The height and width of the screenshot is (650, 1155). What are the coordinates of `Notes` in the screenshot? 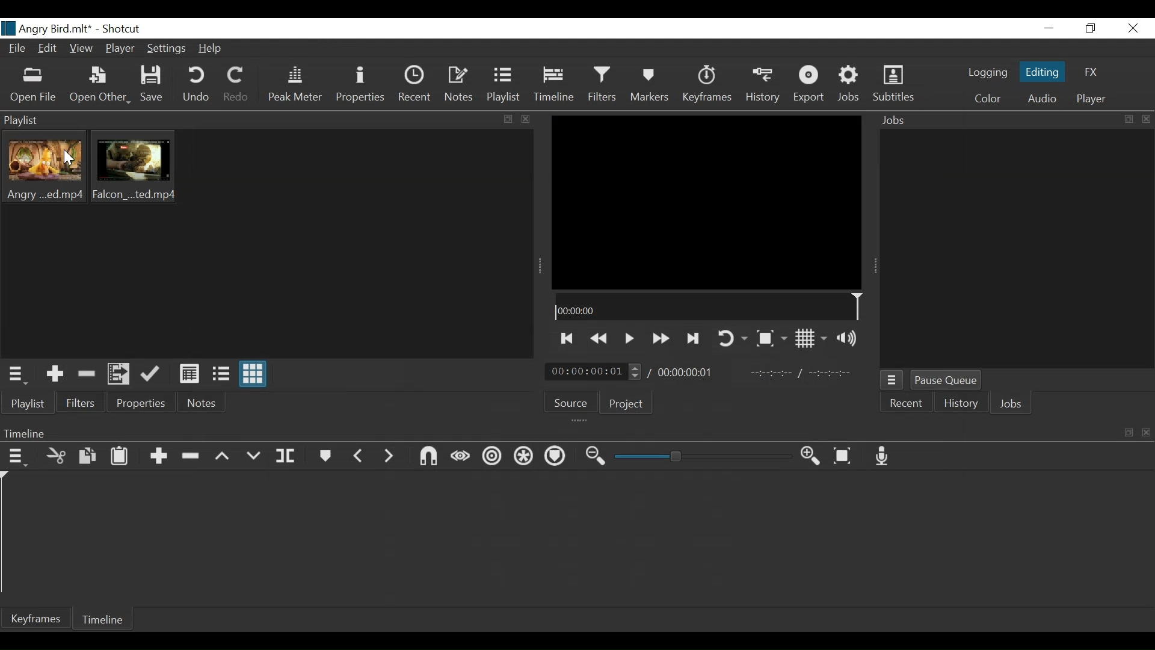 It's located at (461, 84).